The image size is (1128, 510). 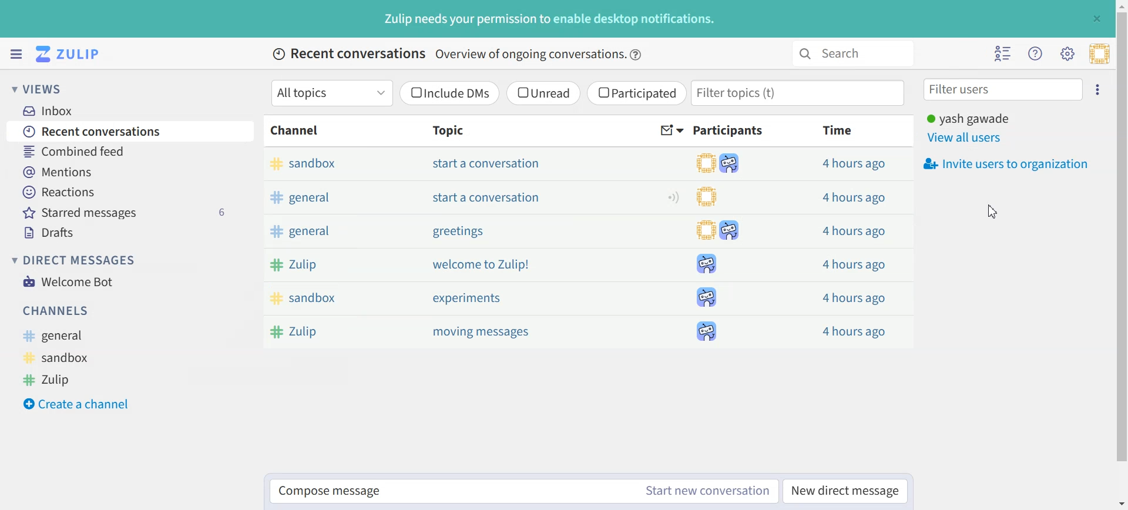 What do you see at coordinates (1003, 89) in the screenshot?
I see `Filter users` at bounding box center [1003, 89].